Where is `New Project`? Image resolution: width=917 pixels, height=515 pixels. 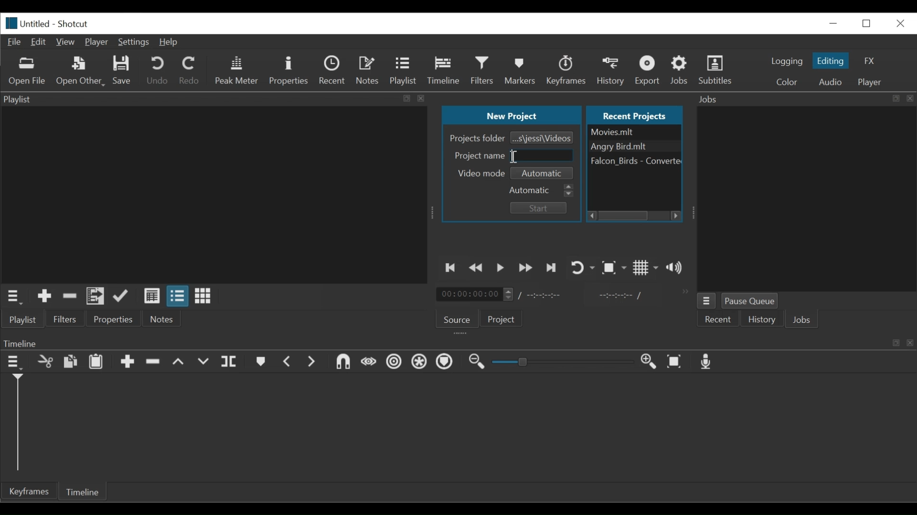 New Project is located at coordinates (513, 114).